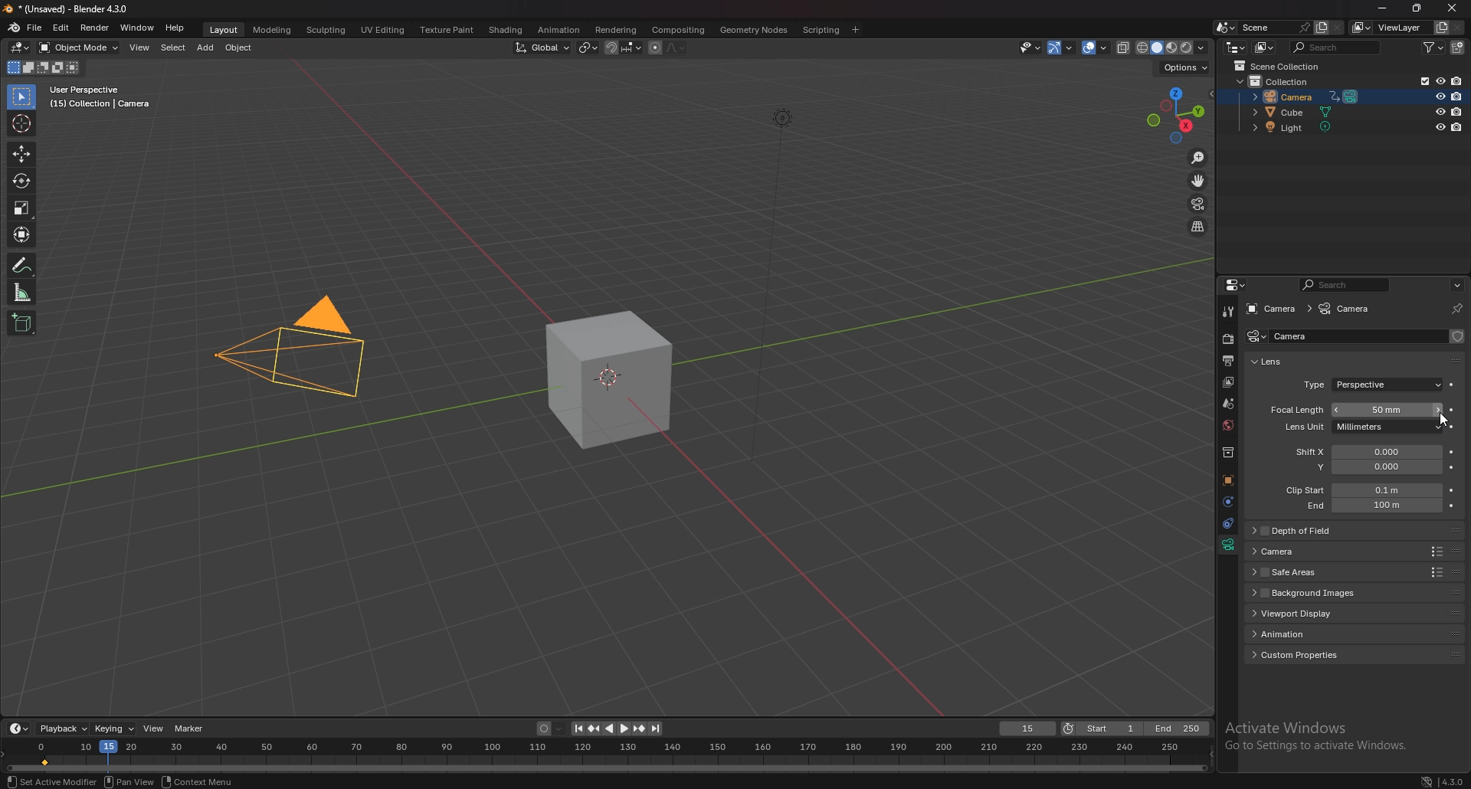  I want to click on editor type, so click(1235, 47).